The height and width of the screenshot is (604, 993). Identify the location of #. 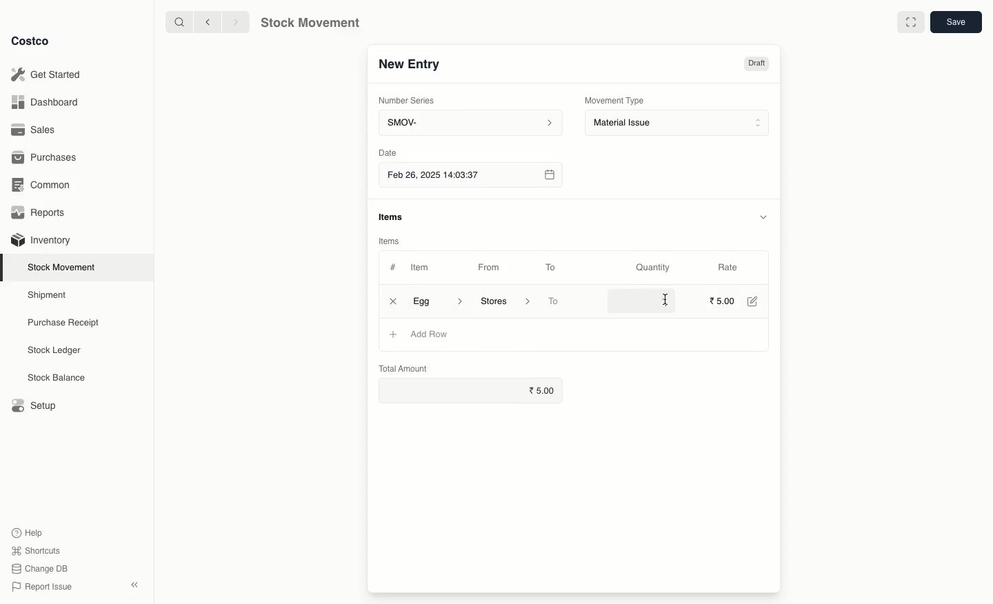
(393, 268).